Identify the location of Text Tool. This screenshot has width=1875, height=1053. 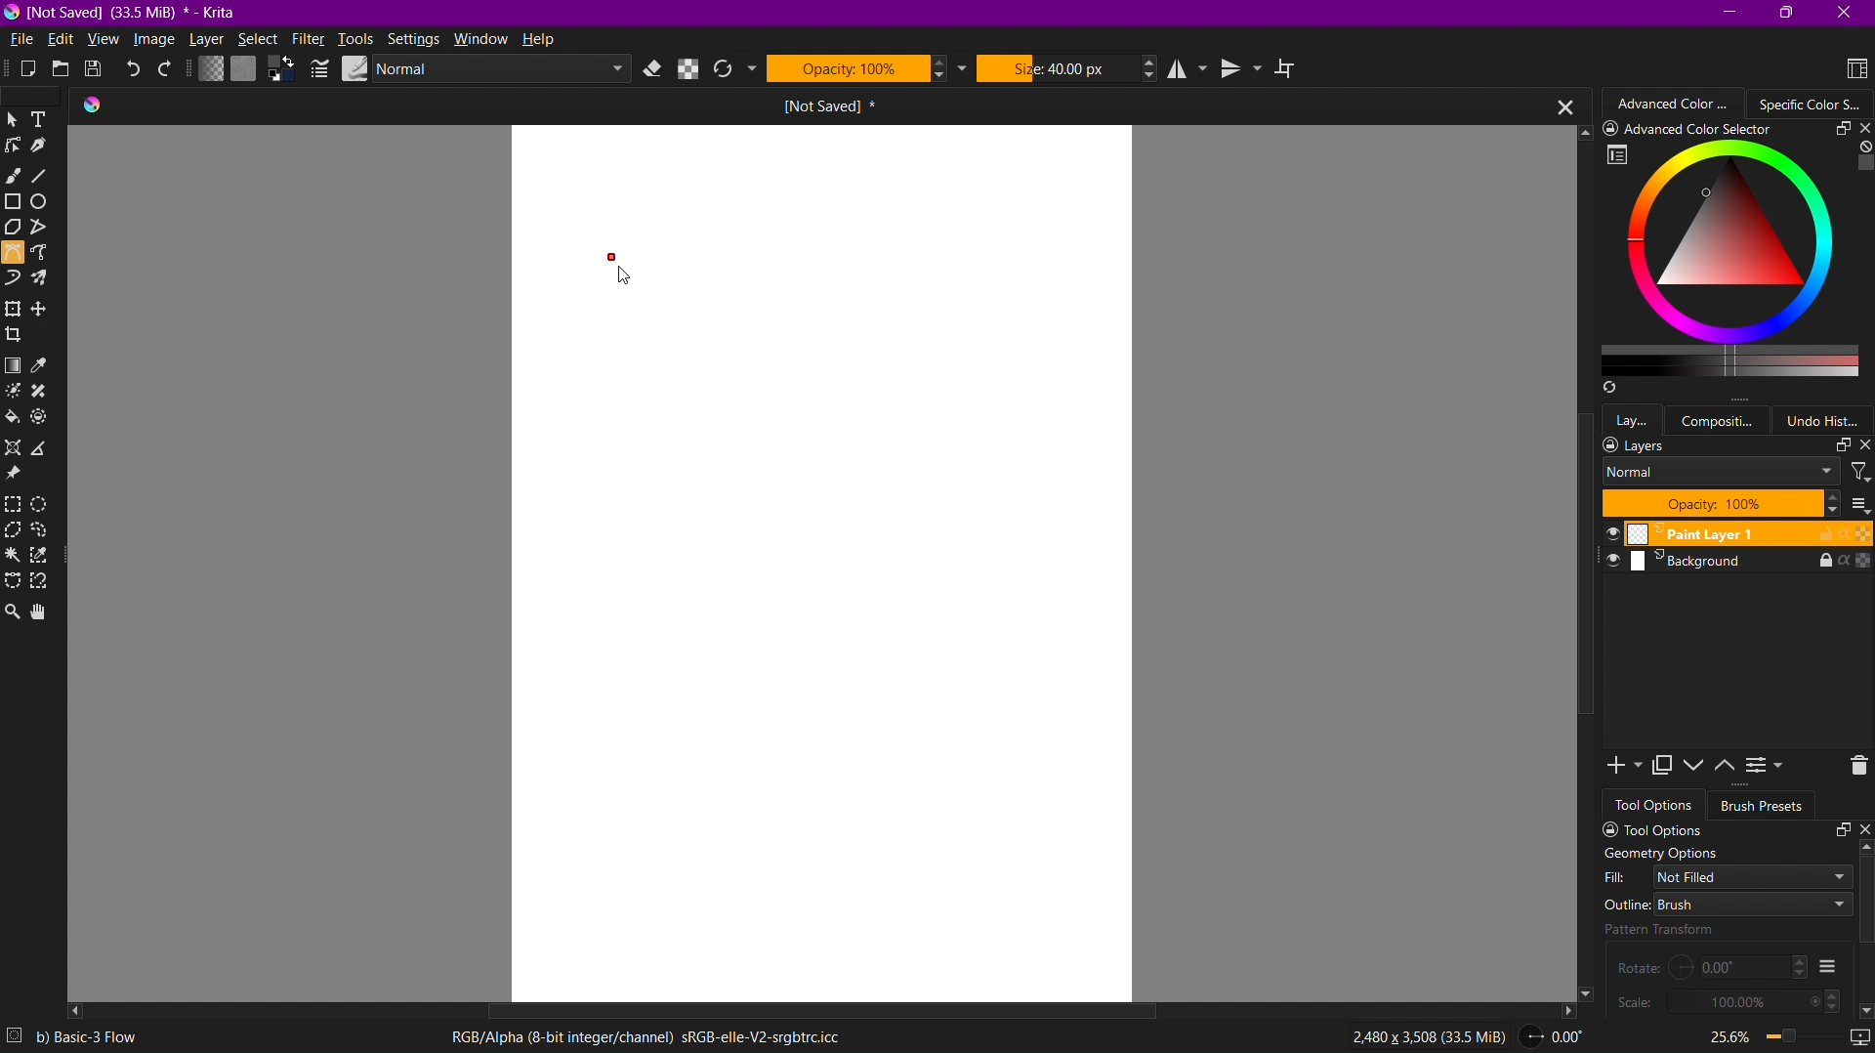
(46, 119).